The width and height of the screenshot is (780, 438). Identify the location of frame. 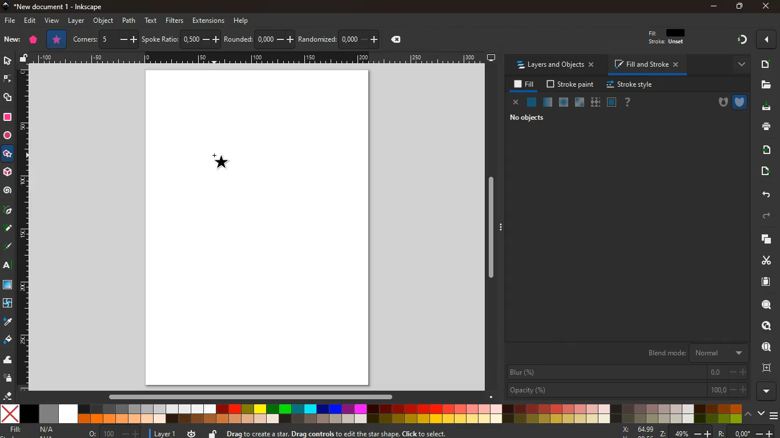
(767, 368).